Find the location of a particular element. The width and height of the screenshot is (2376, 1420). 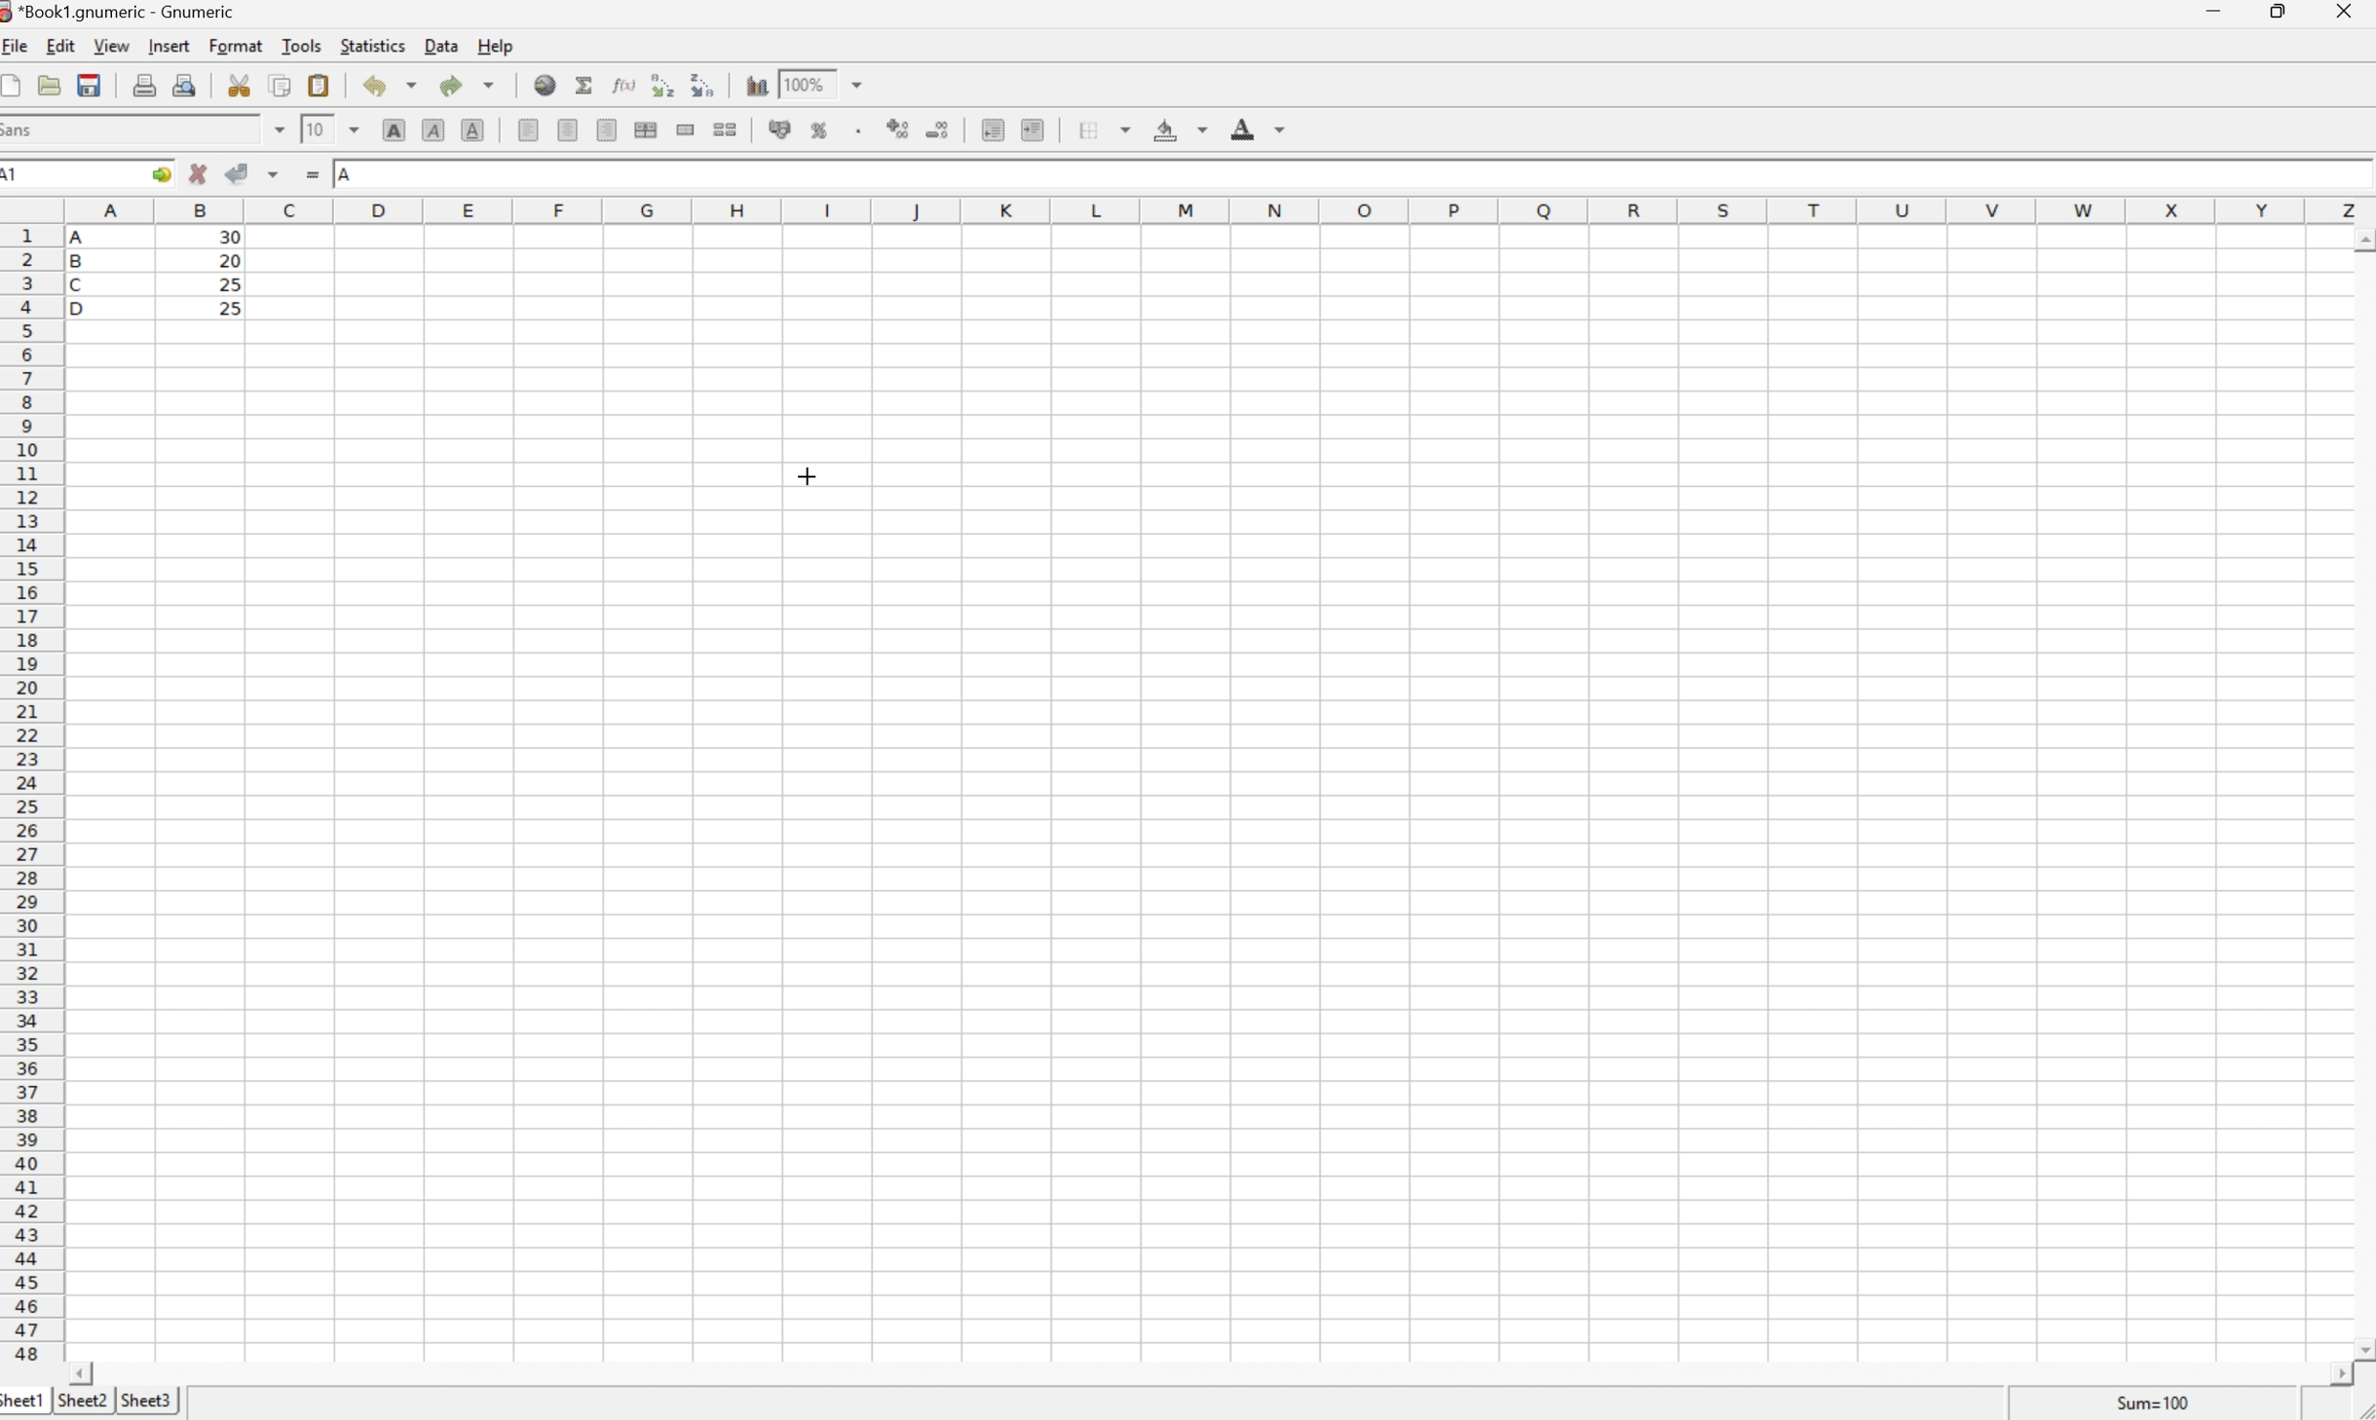

Open a file is located at coordinates (49, 84).